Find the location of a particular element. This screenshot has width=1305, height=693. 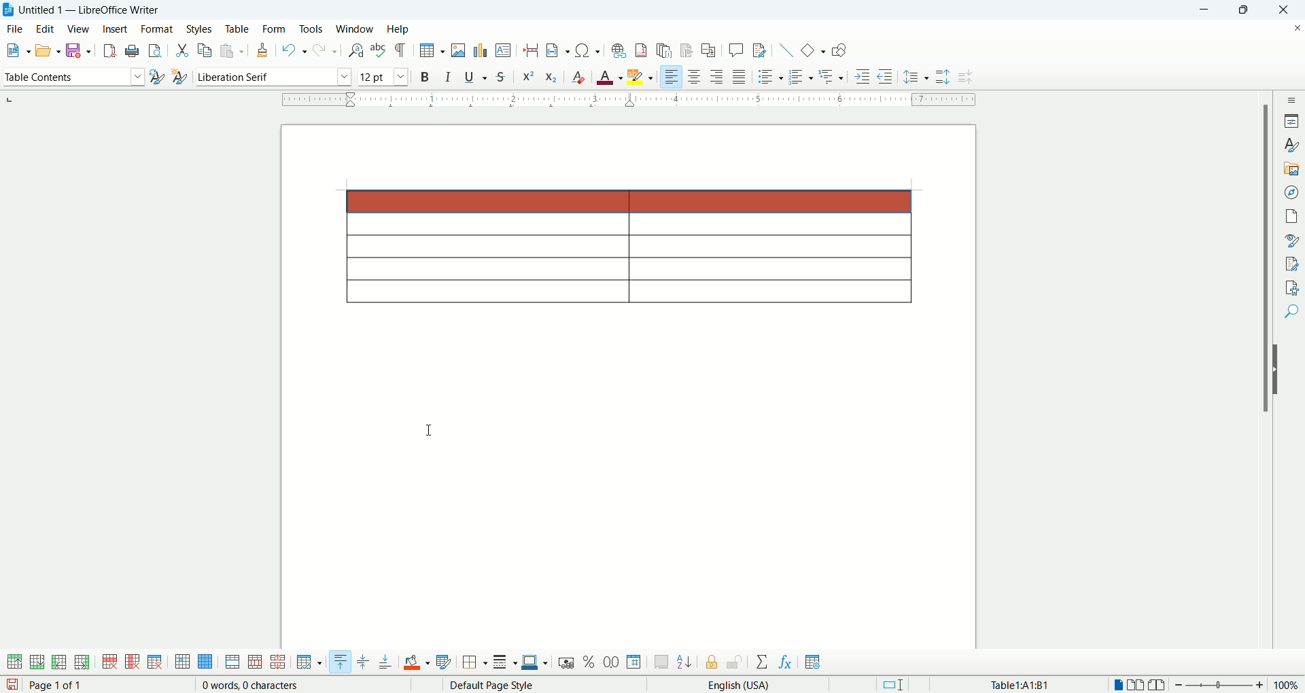

percent format is located at coordinates (591, 662).